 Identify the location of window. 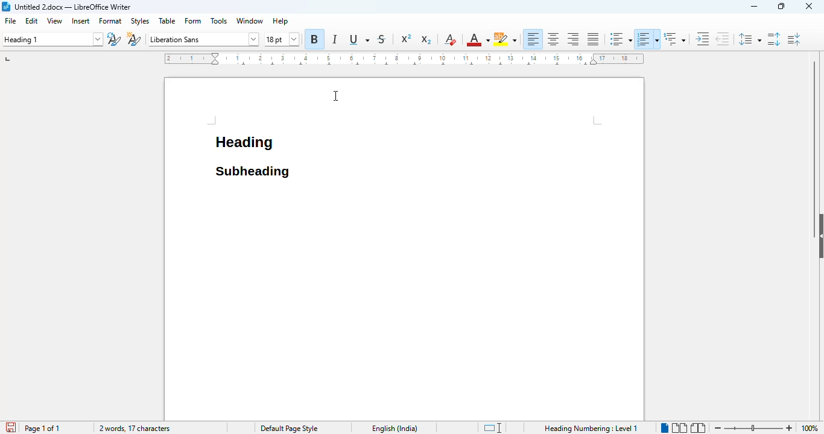
(250, 20).